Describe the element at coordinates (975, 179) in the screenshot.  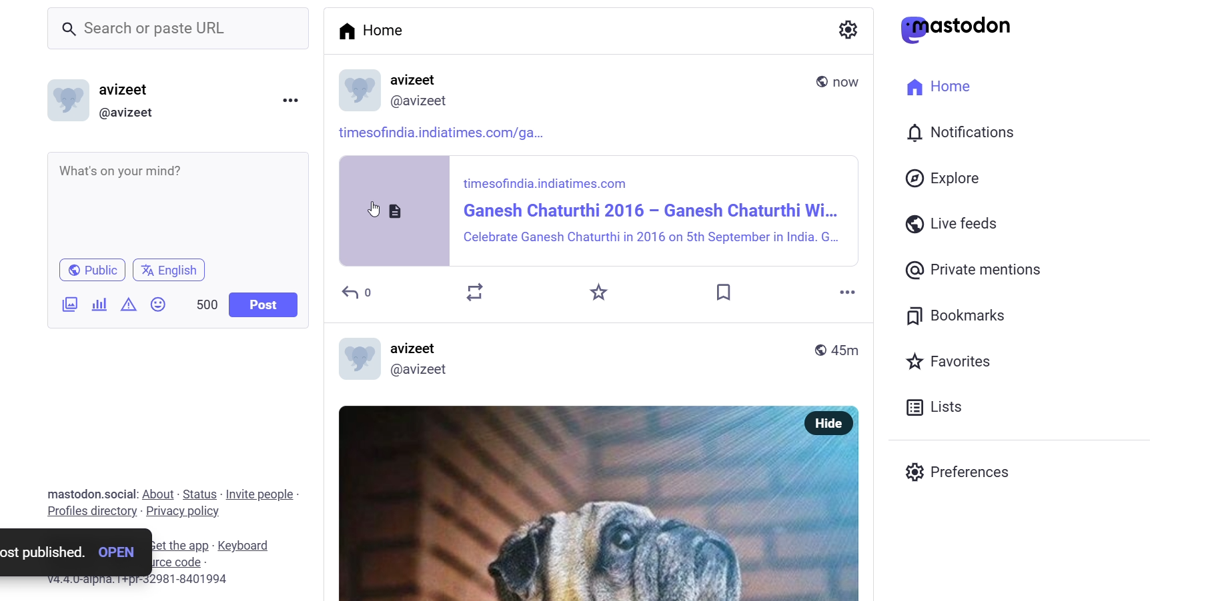
I see `Explore` at that location.